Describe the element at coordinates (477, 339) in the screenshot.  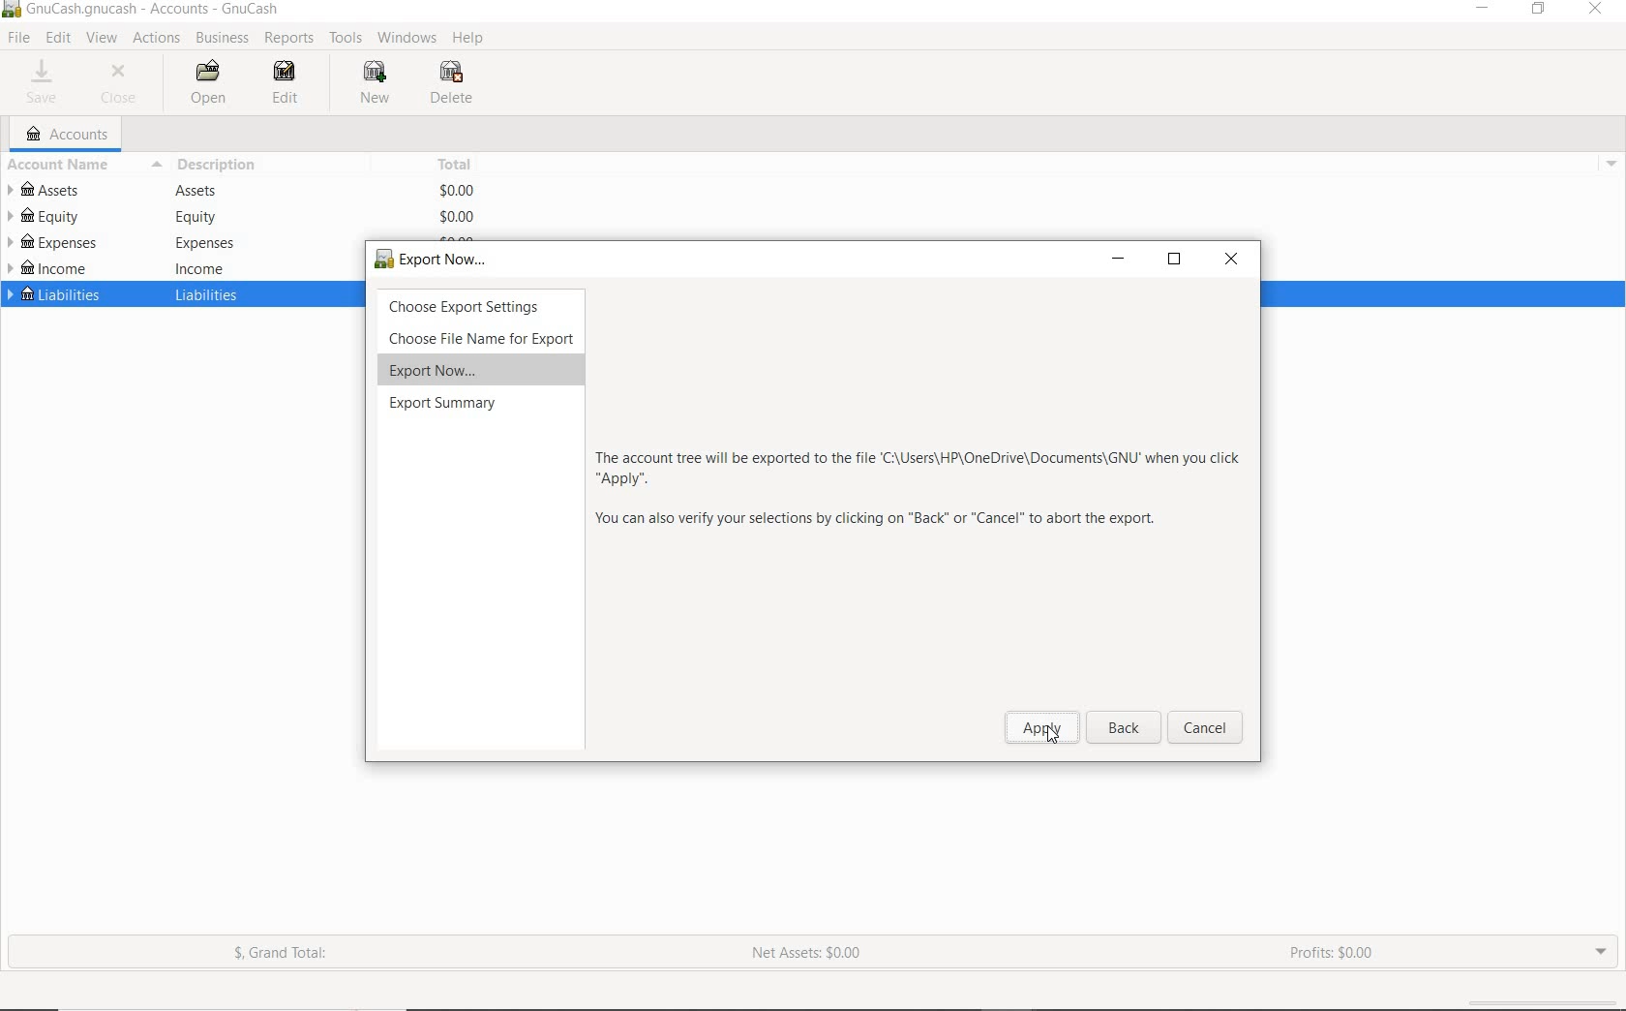
I see `choose File Name for Export` at that location.